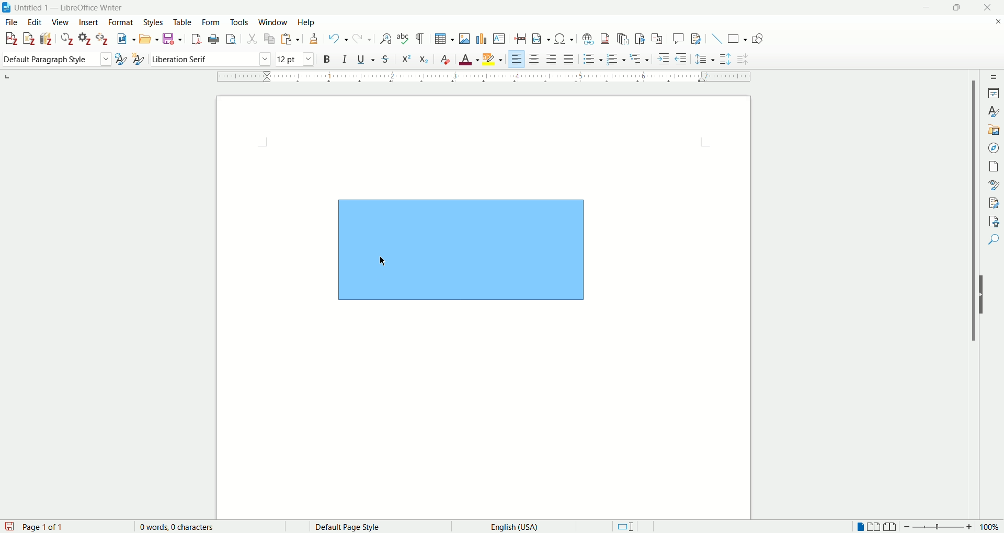 This screenshot has height=533, width=1004. I want to click on insert table, so click(446, 39).